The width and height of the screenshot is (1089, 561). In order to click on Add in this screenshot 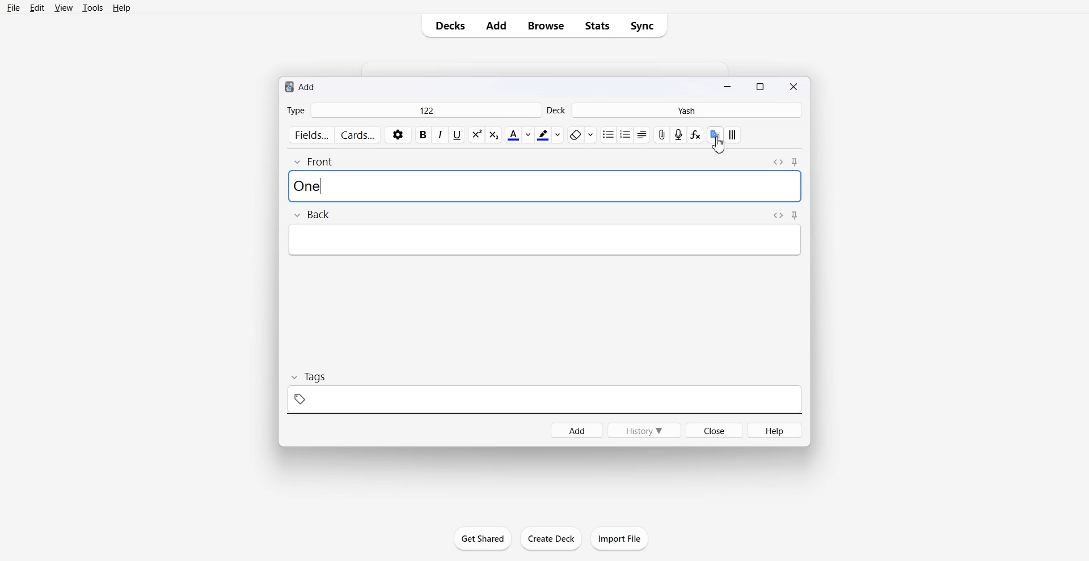, I will do `click(496, 25)`.